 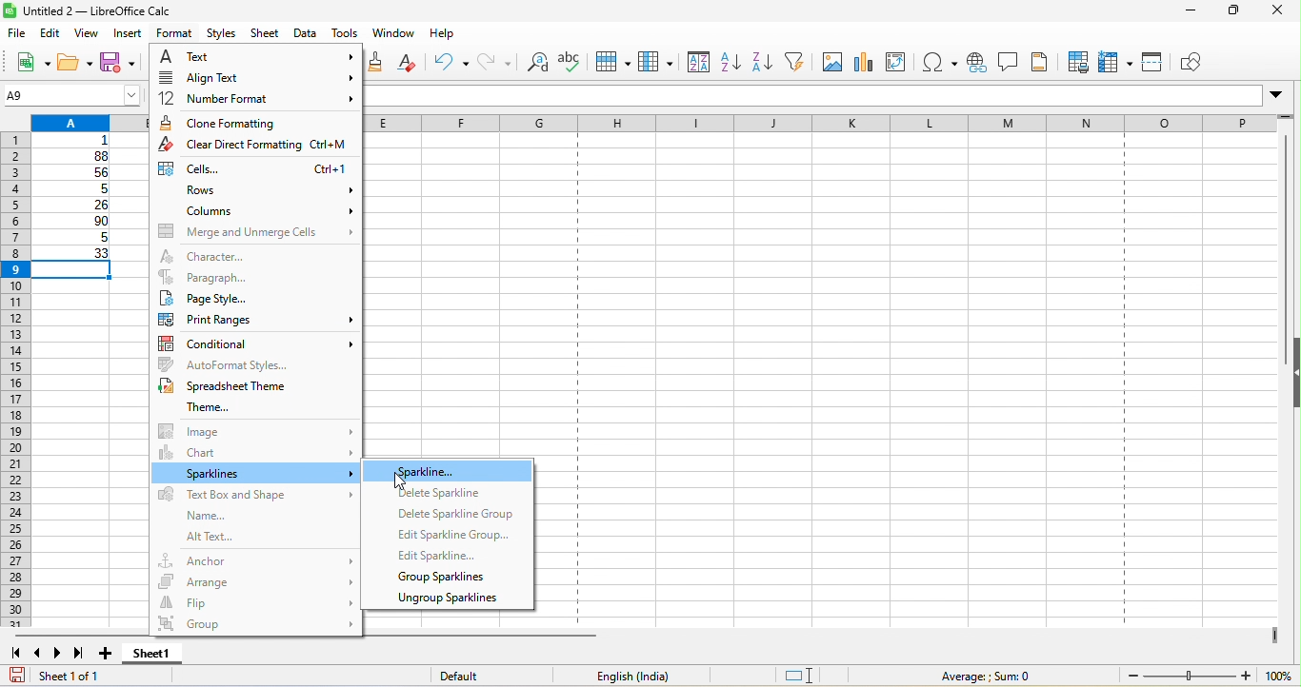 I want to click on save document, so click(x=17, y=675).